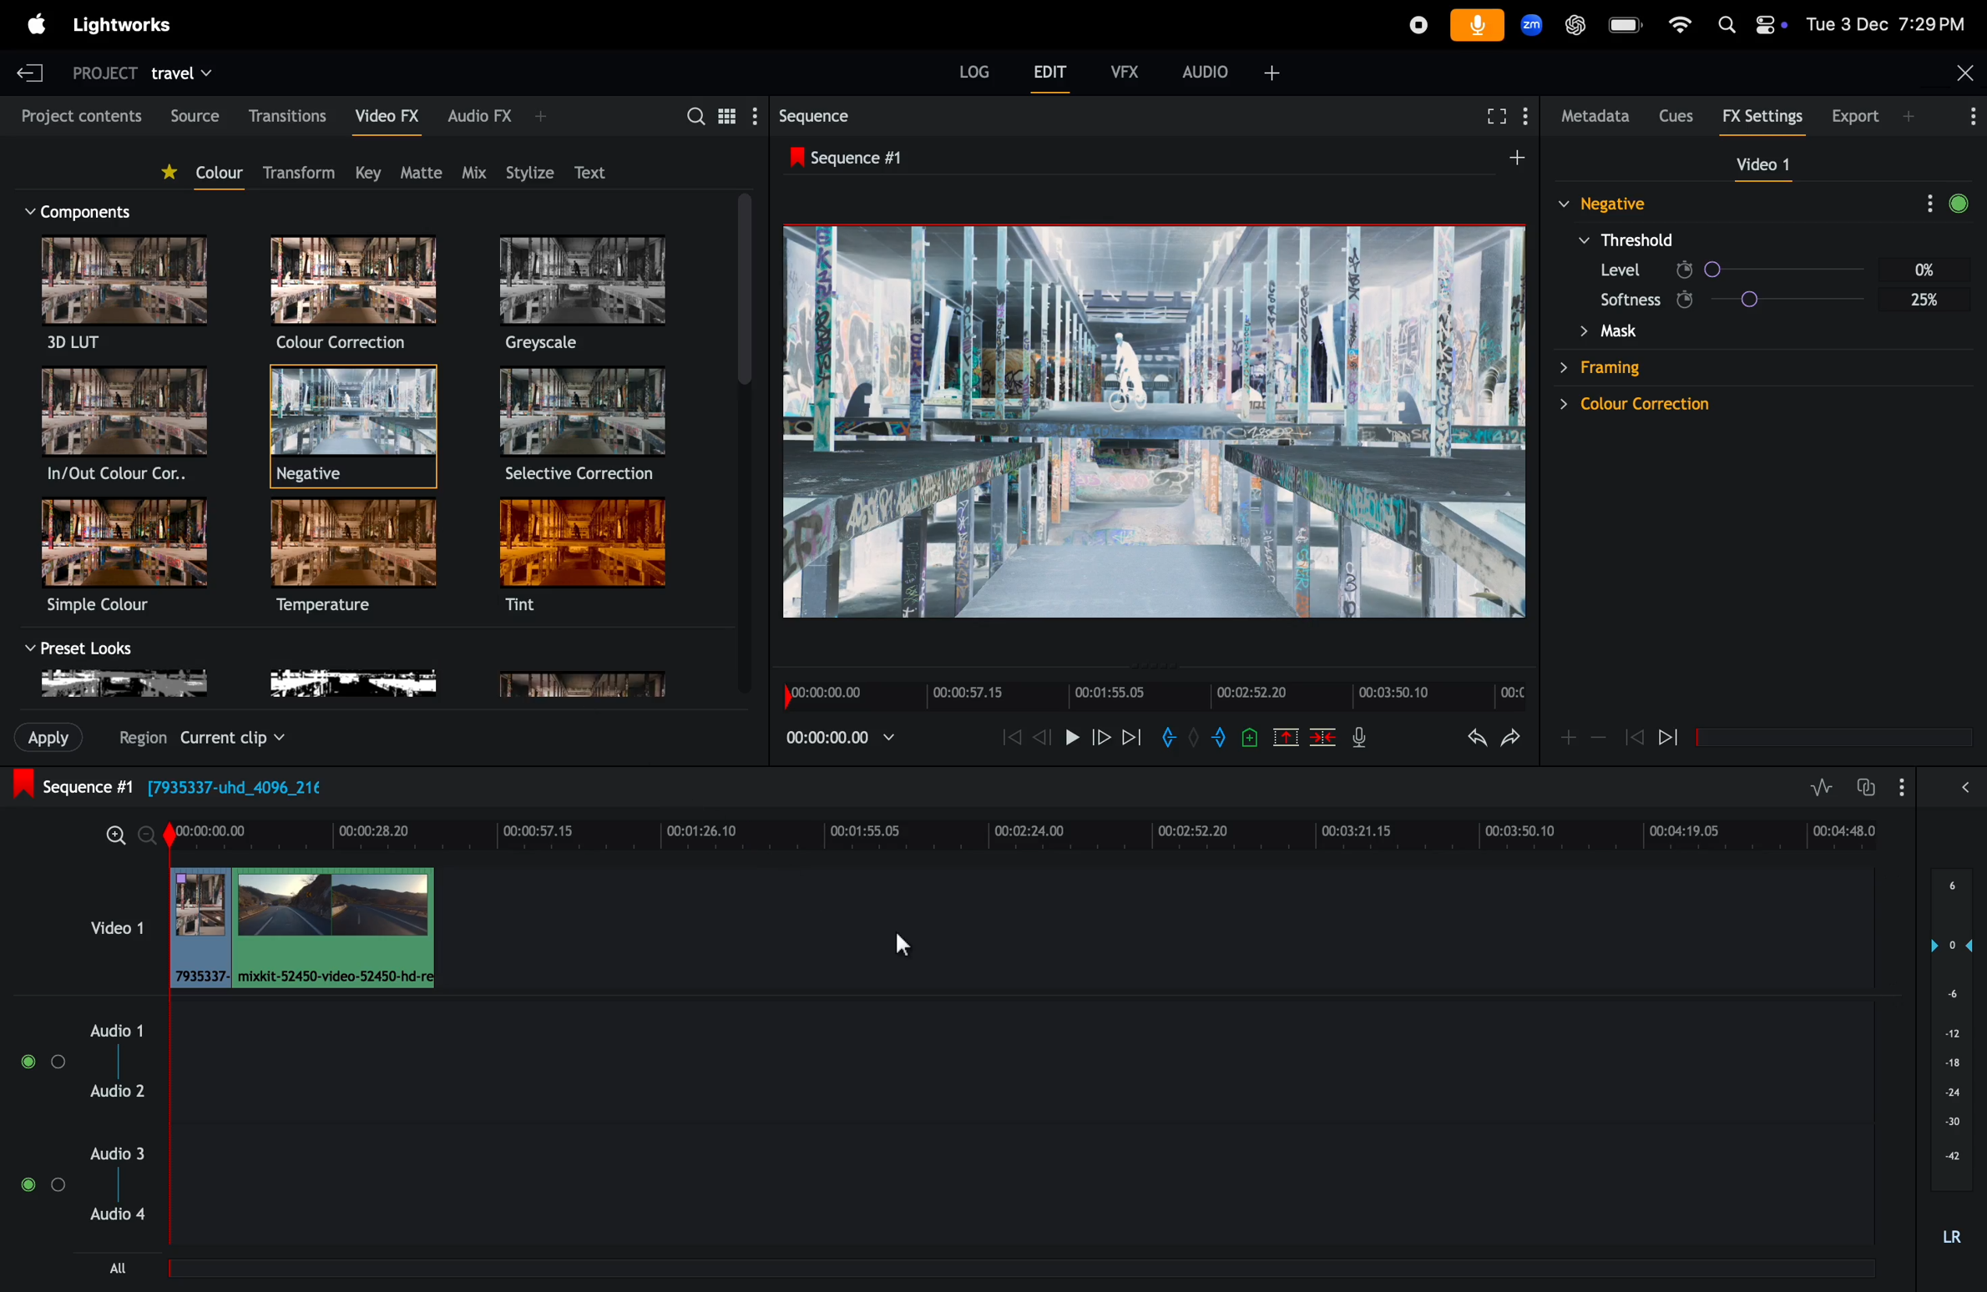 The image size is (1987, 1292). I want to click on transitions, so click(286, 113).